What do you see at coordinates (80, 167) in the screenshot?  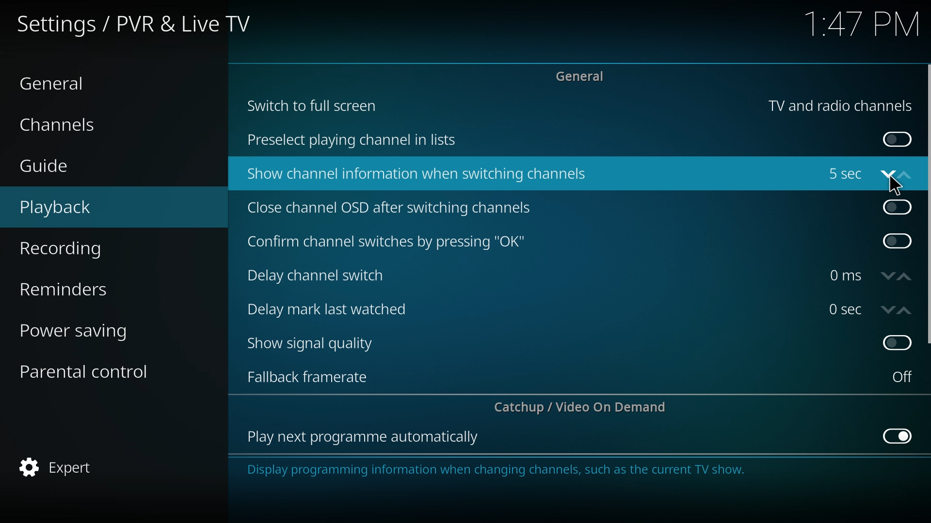 I see `guide` at bounding box center [80, 167].